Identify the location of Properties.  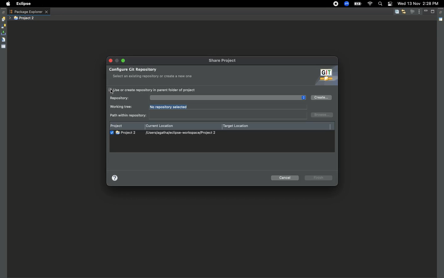
(4, 46).